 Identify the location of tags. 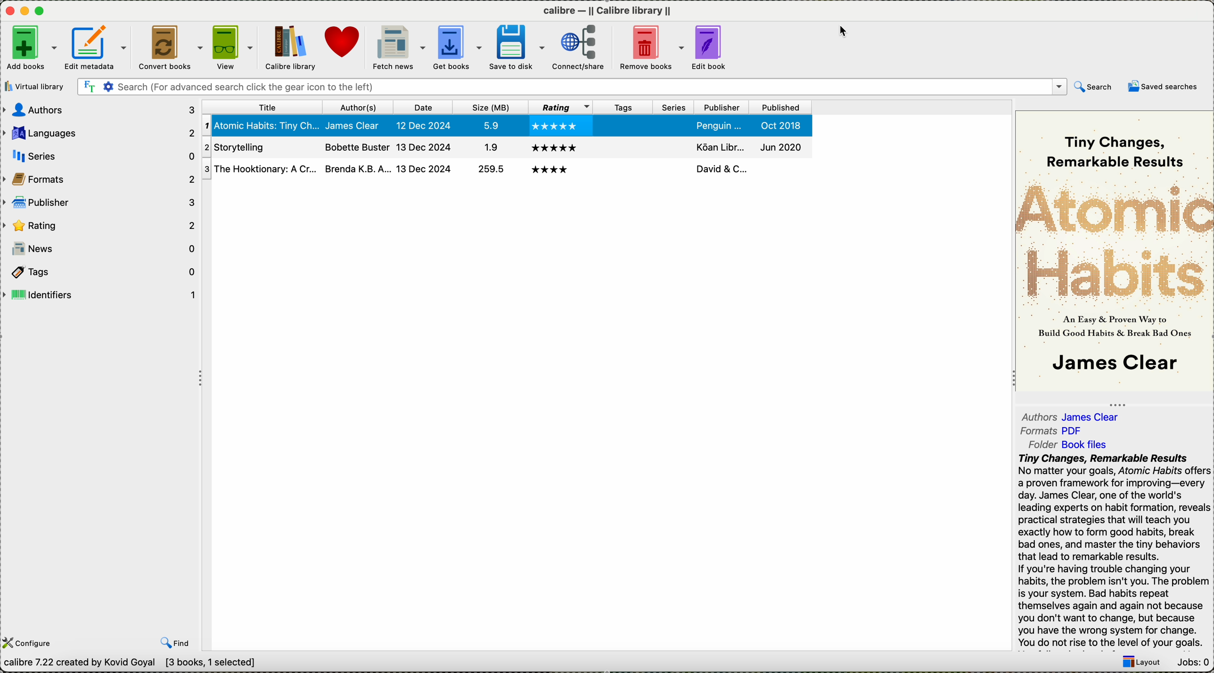
(622, 106).